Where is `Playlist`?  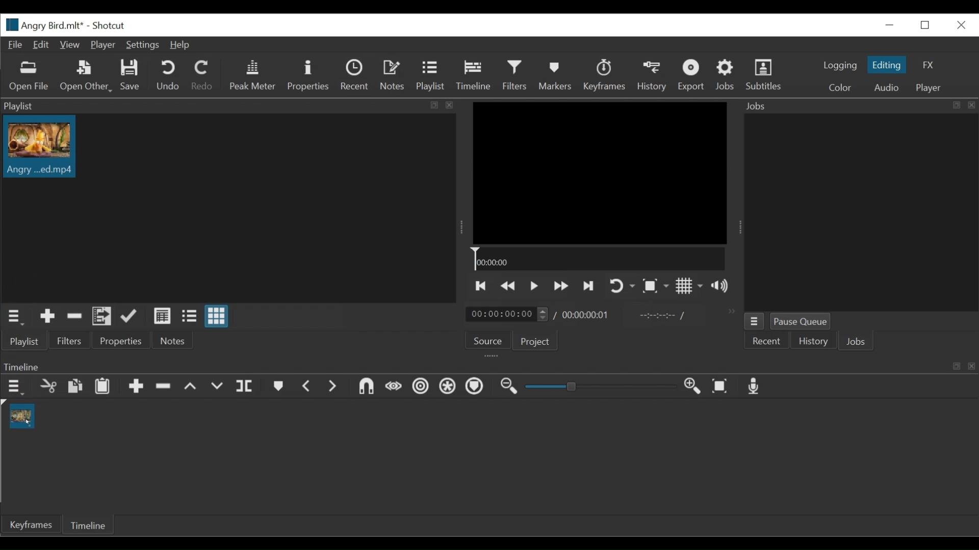
Playlist is located at coordinates (430, 75).